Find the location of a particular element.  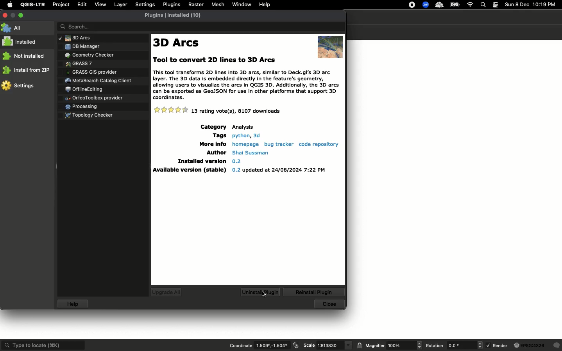

Edit is located at coordinates (82, 4).